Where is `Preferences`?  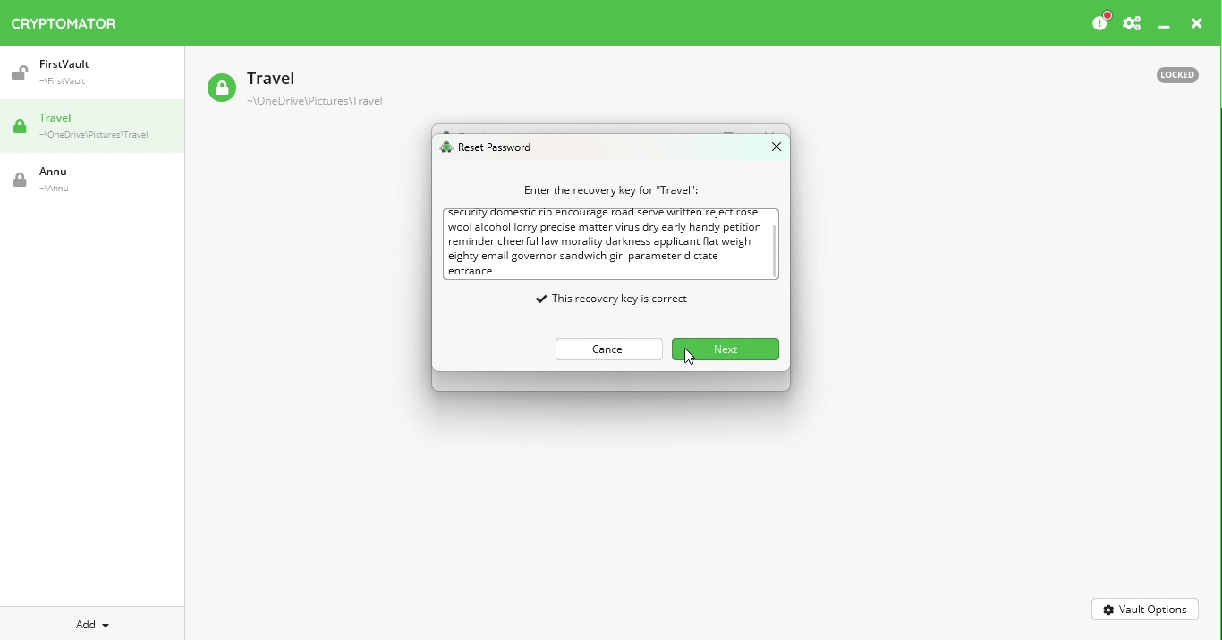 Preferences is located at coordinates (1132, 24).